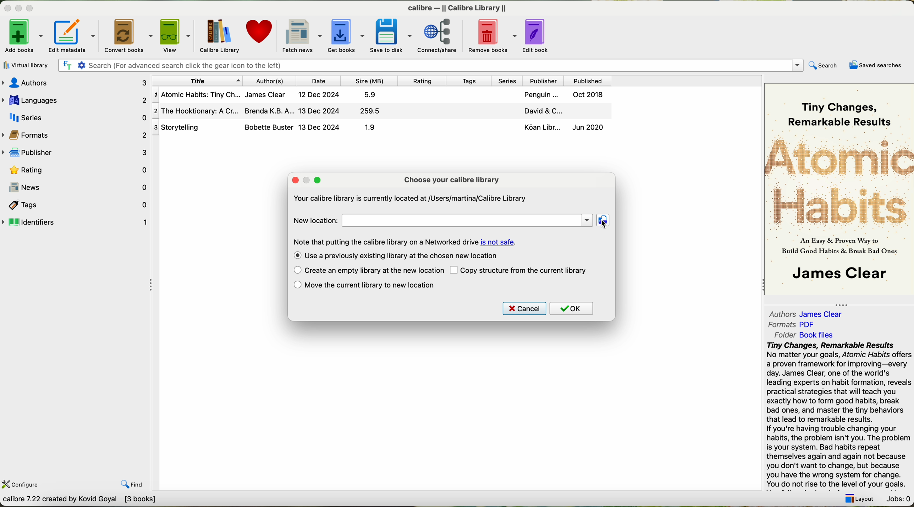 The width and height of the screenshot is (914, 507). What do you see at coordinates (508, 80) in the screenshot?
I see `series` at bounding box center [508, 80].